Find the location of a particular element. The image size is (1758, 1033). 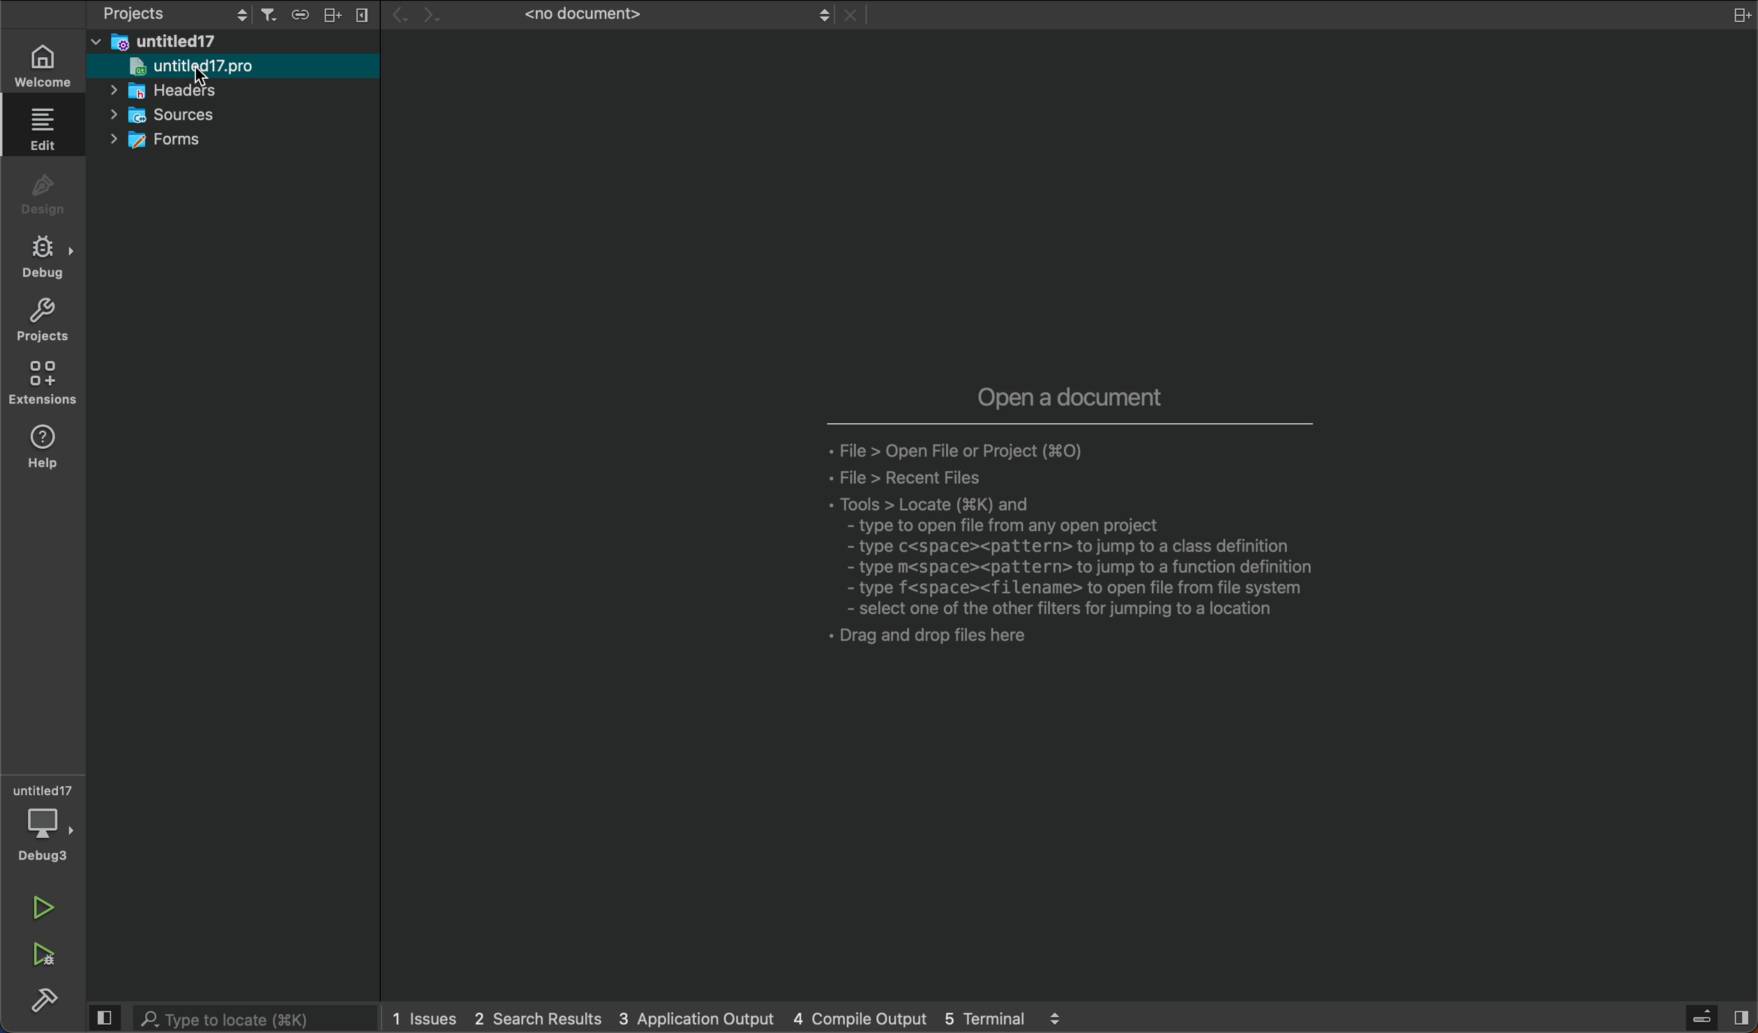

design is located at coordinates (50, 192).